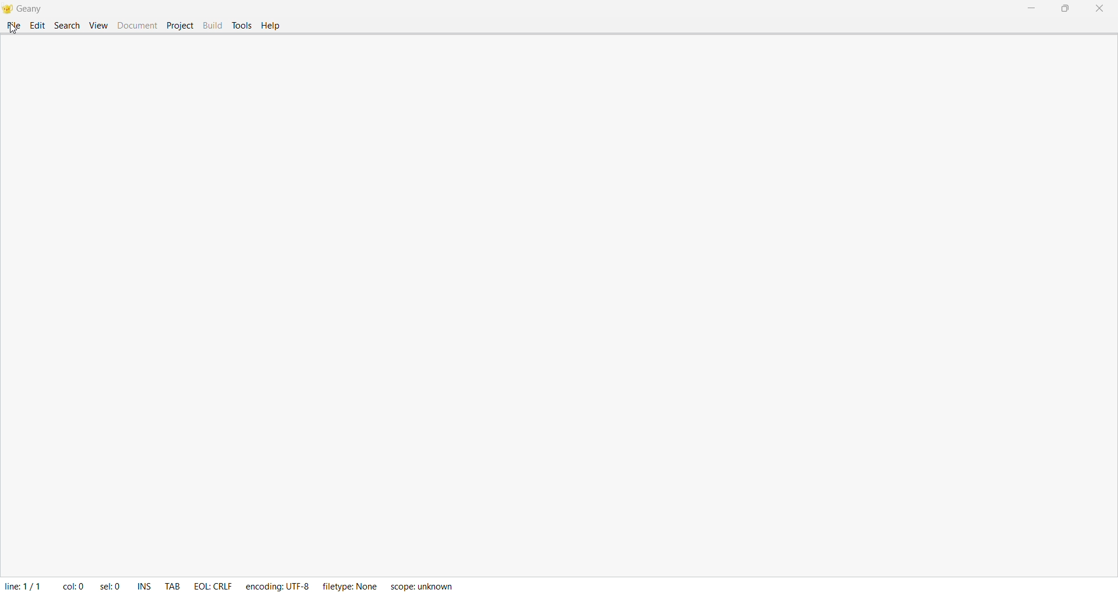 This screenshot has width=1118, height=593. Describe the element at coordinates (15, 26) in the screenshot. I see `File` at that location.